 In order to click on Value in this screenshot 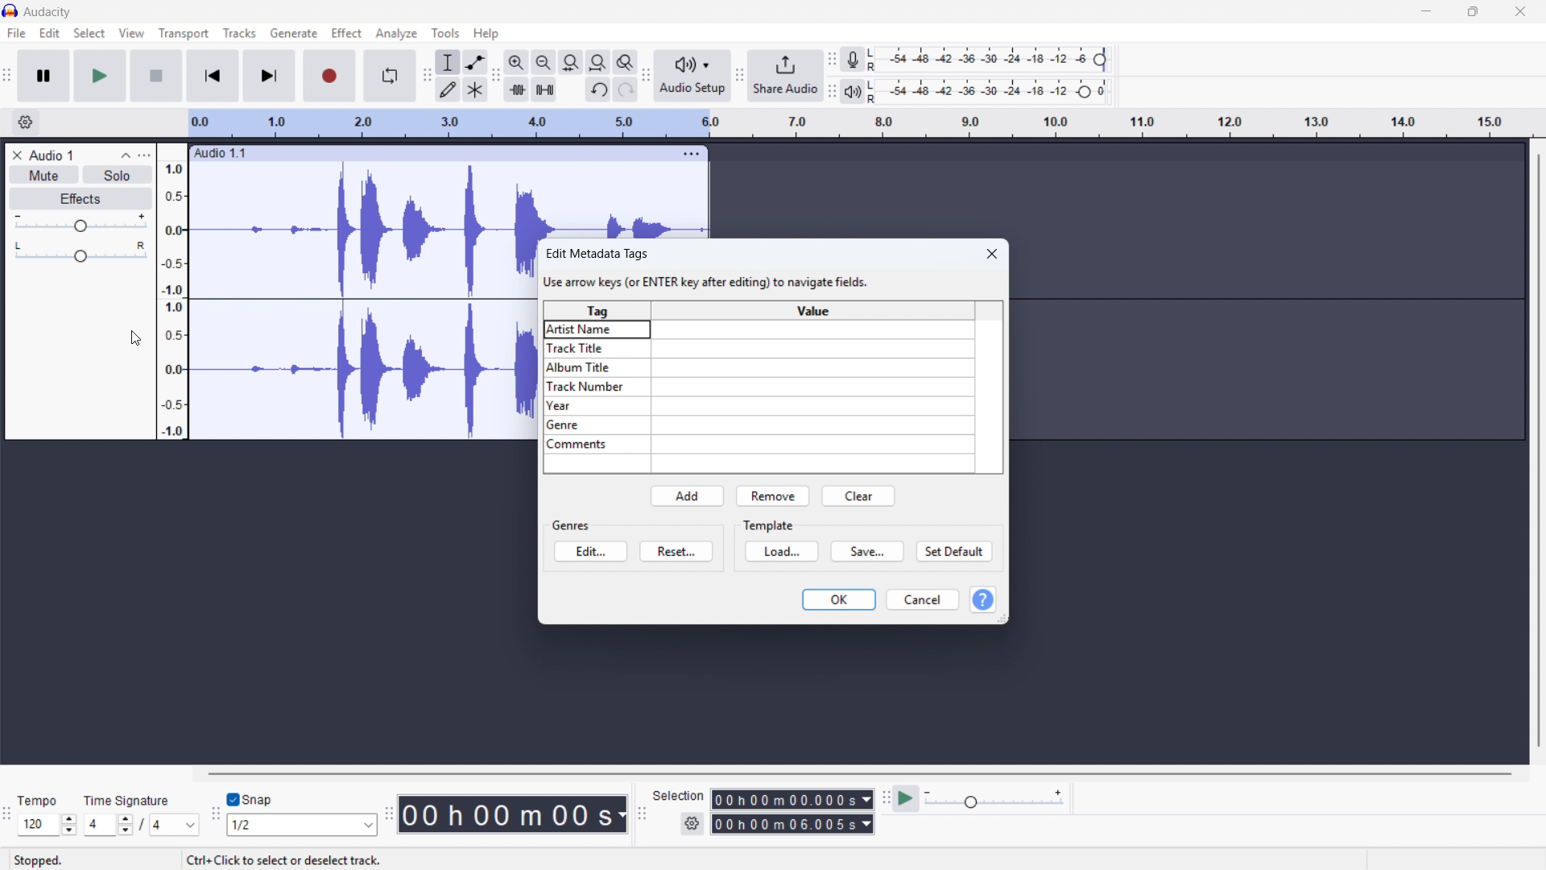, I will do `click(570, 526)`.